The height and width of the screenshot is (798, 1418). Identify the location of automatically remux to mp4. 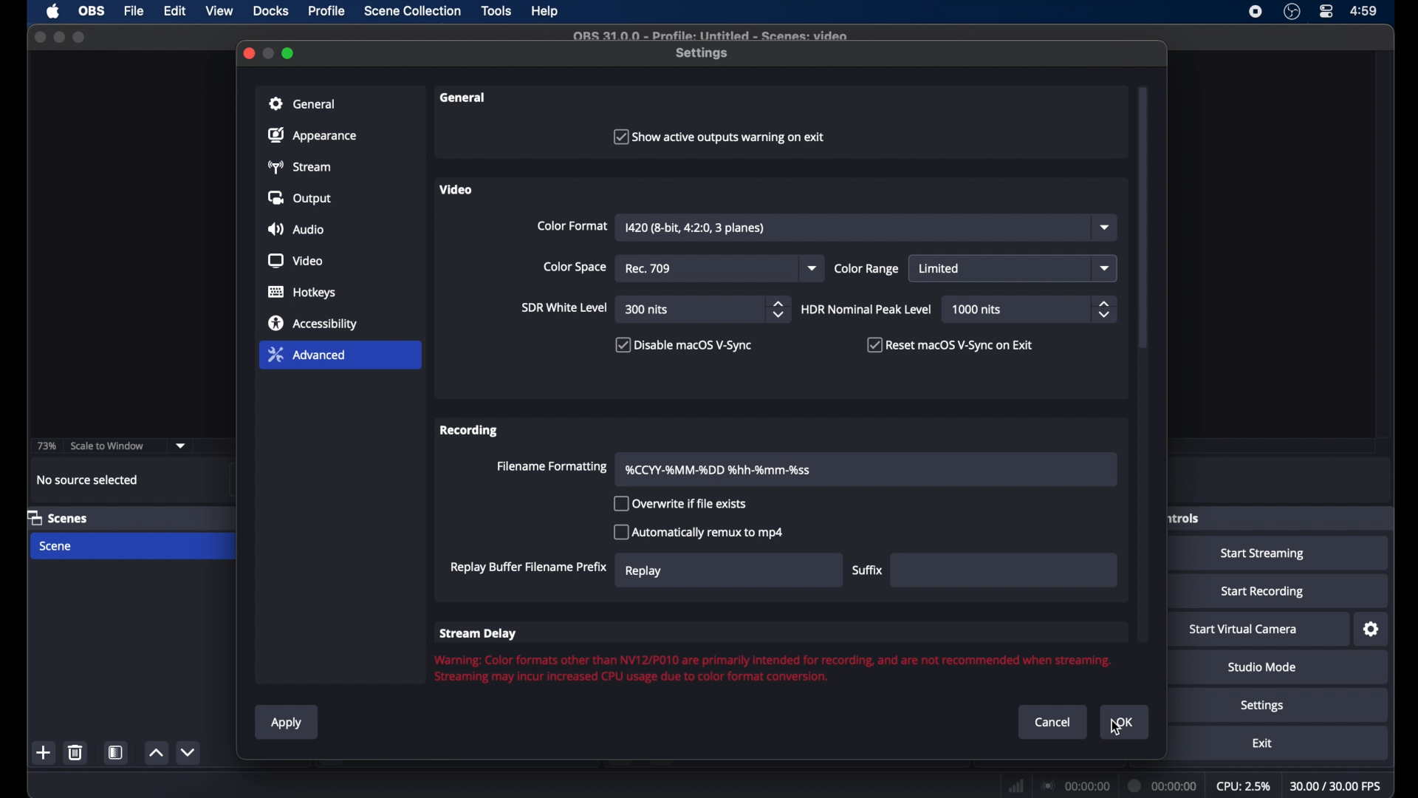
(699, 532).